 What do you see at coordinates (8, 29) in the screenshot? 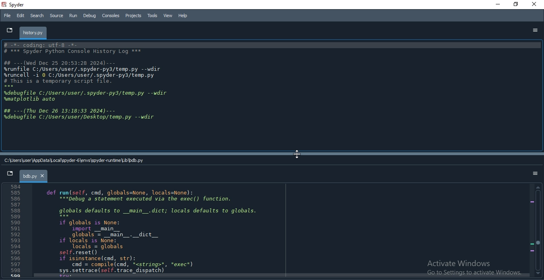
I see `dropdown` at bounding box center [8, 29].